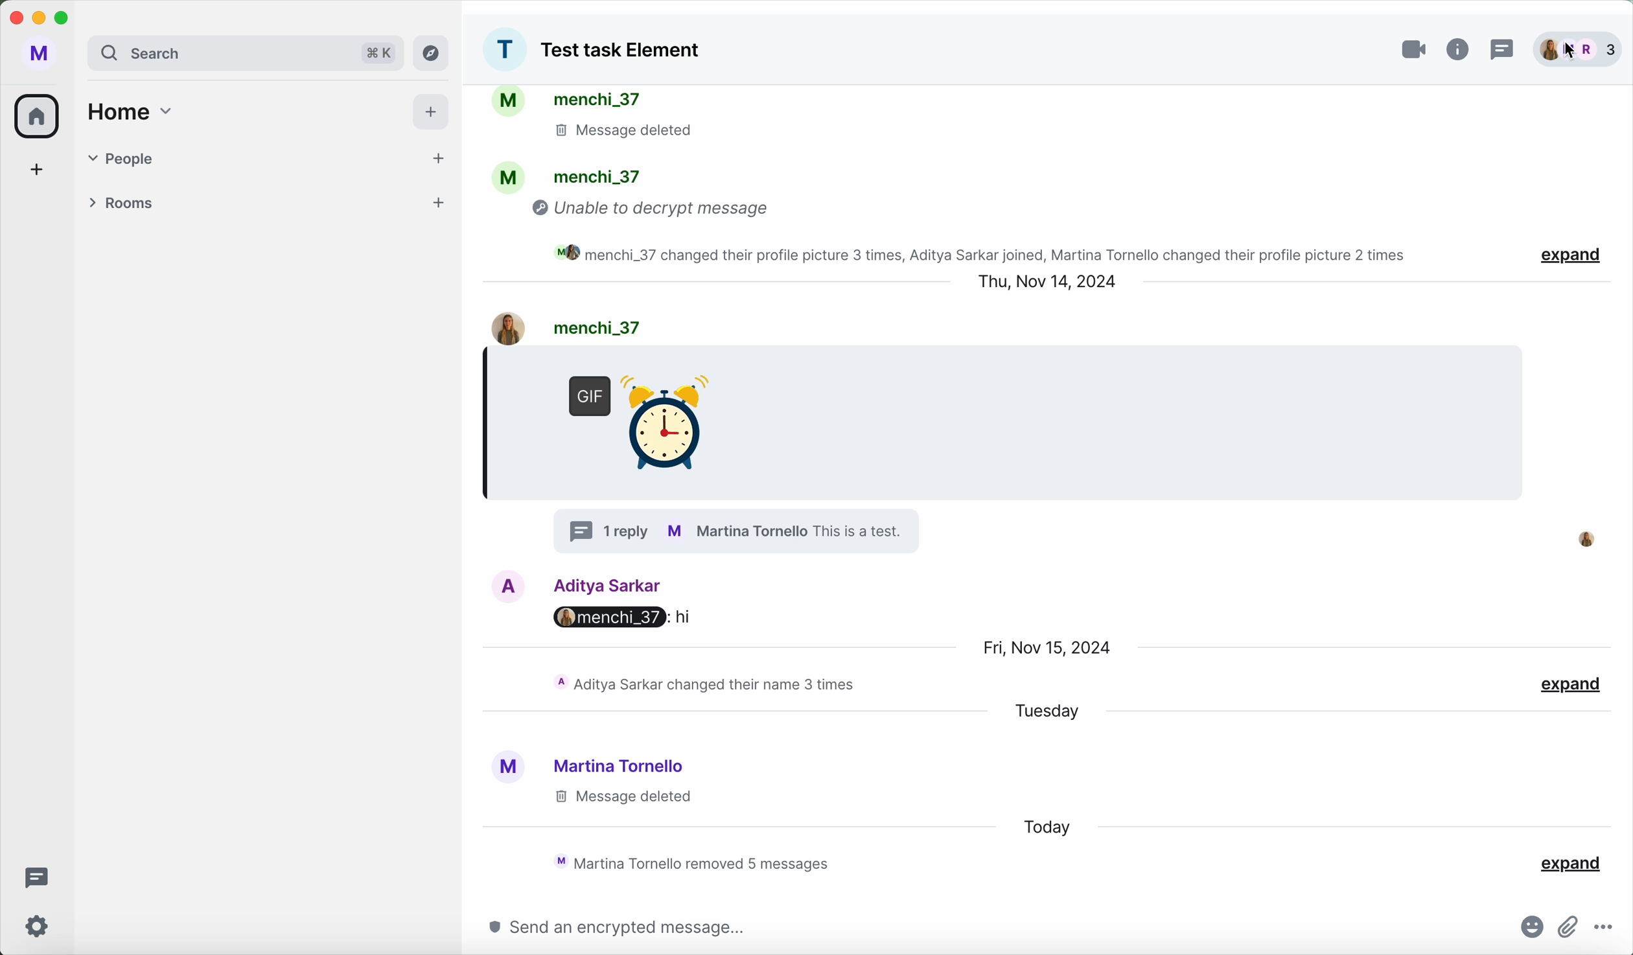  What do you see at coordinates (1571, 685) in the screenshot?
I see `expand` at bounding box center [1571, 685].